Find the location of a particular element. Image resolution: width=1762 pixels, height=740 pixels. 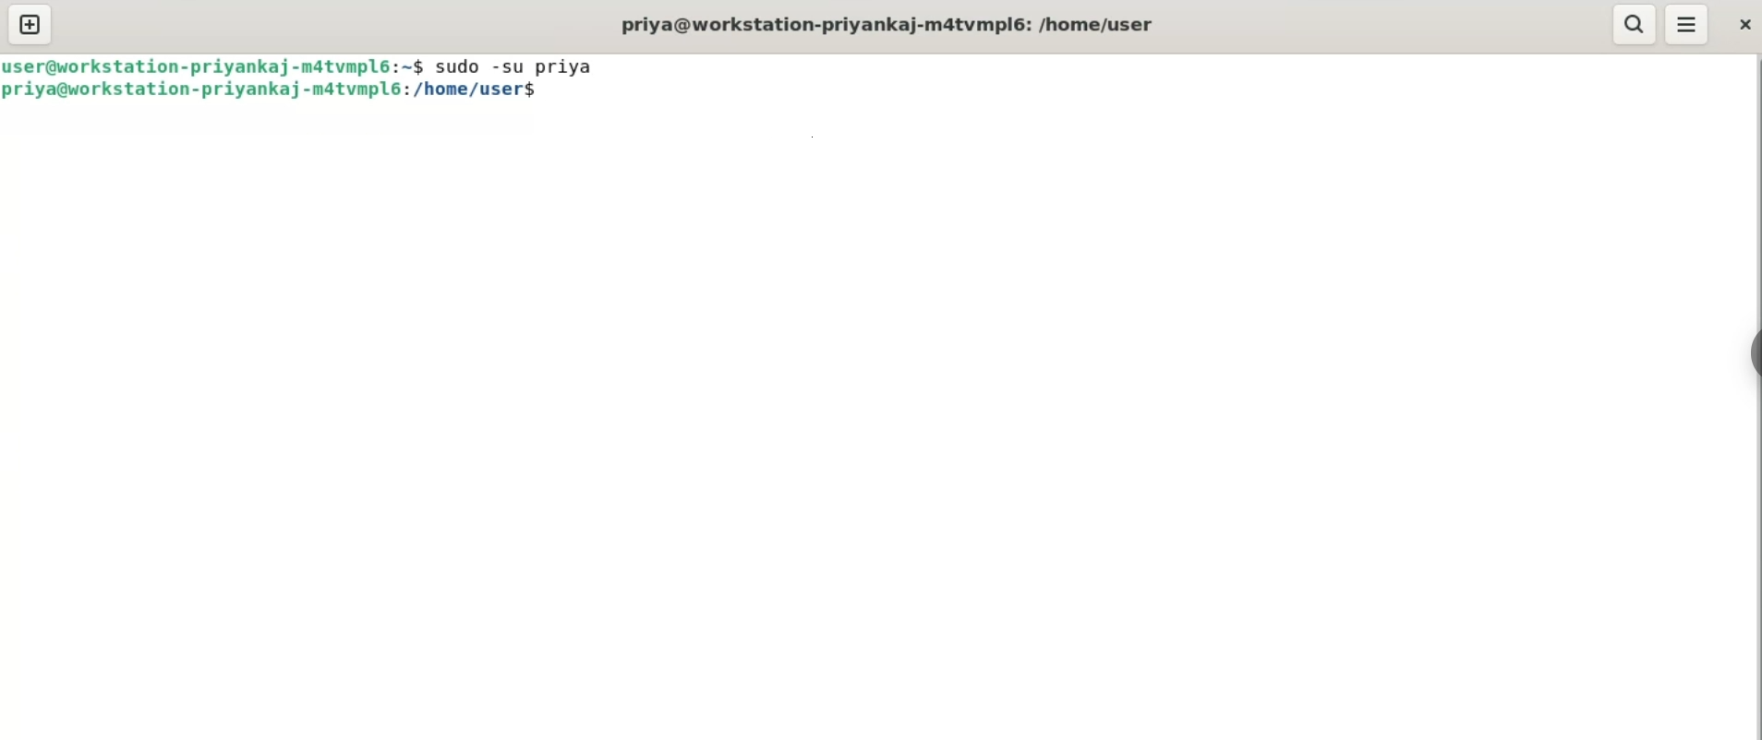

sudo -su priya is located at coordinates (513, 65).